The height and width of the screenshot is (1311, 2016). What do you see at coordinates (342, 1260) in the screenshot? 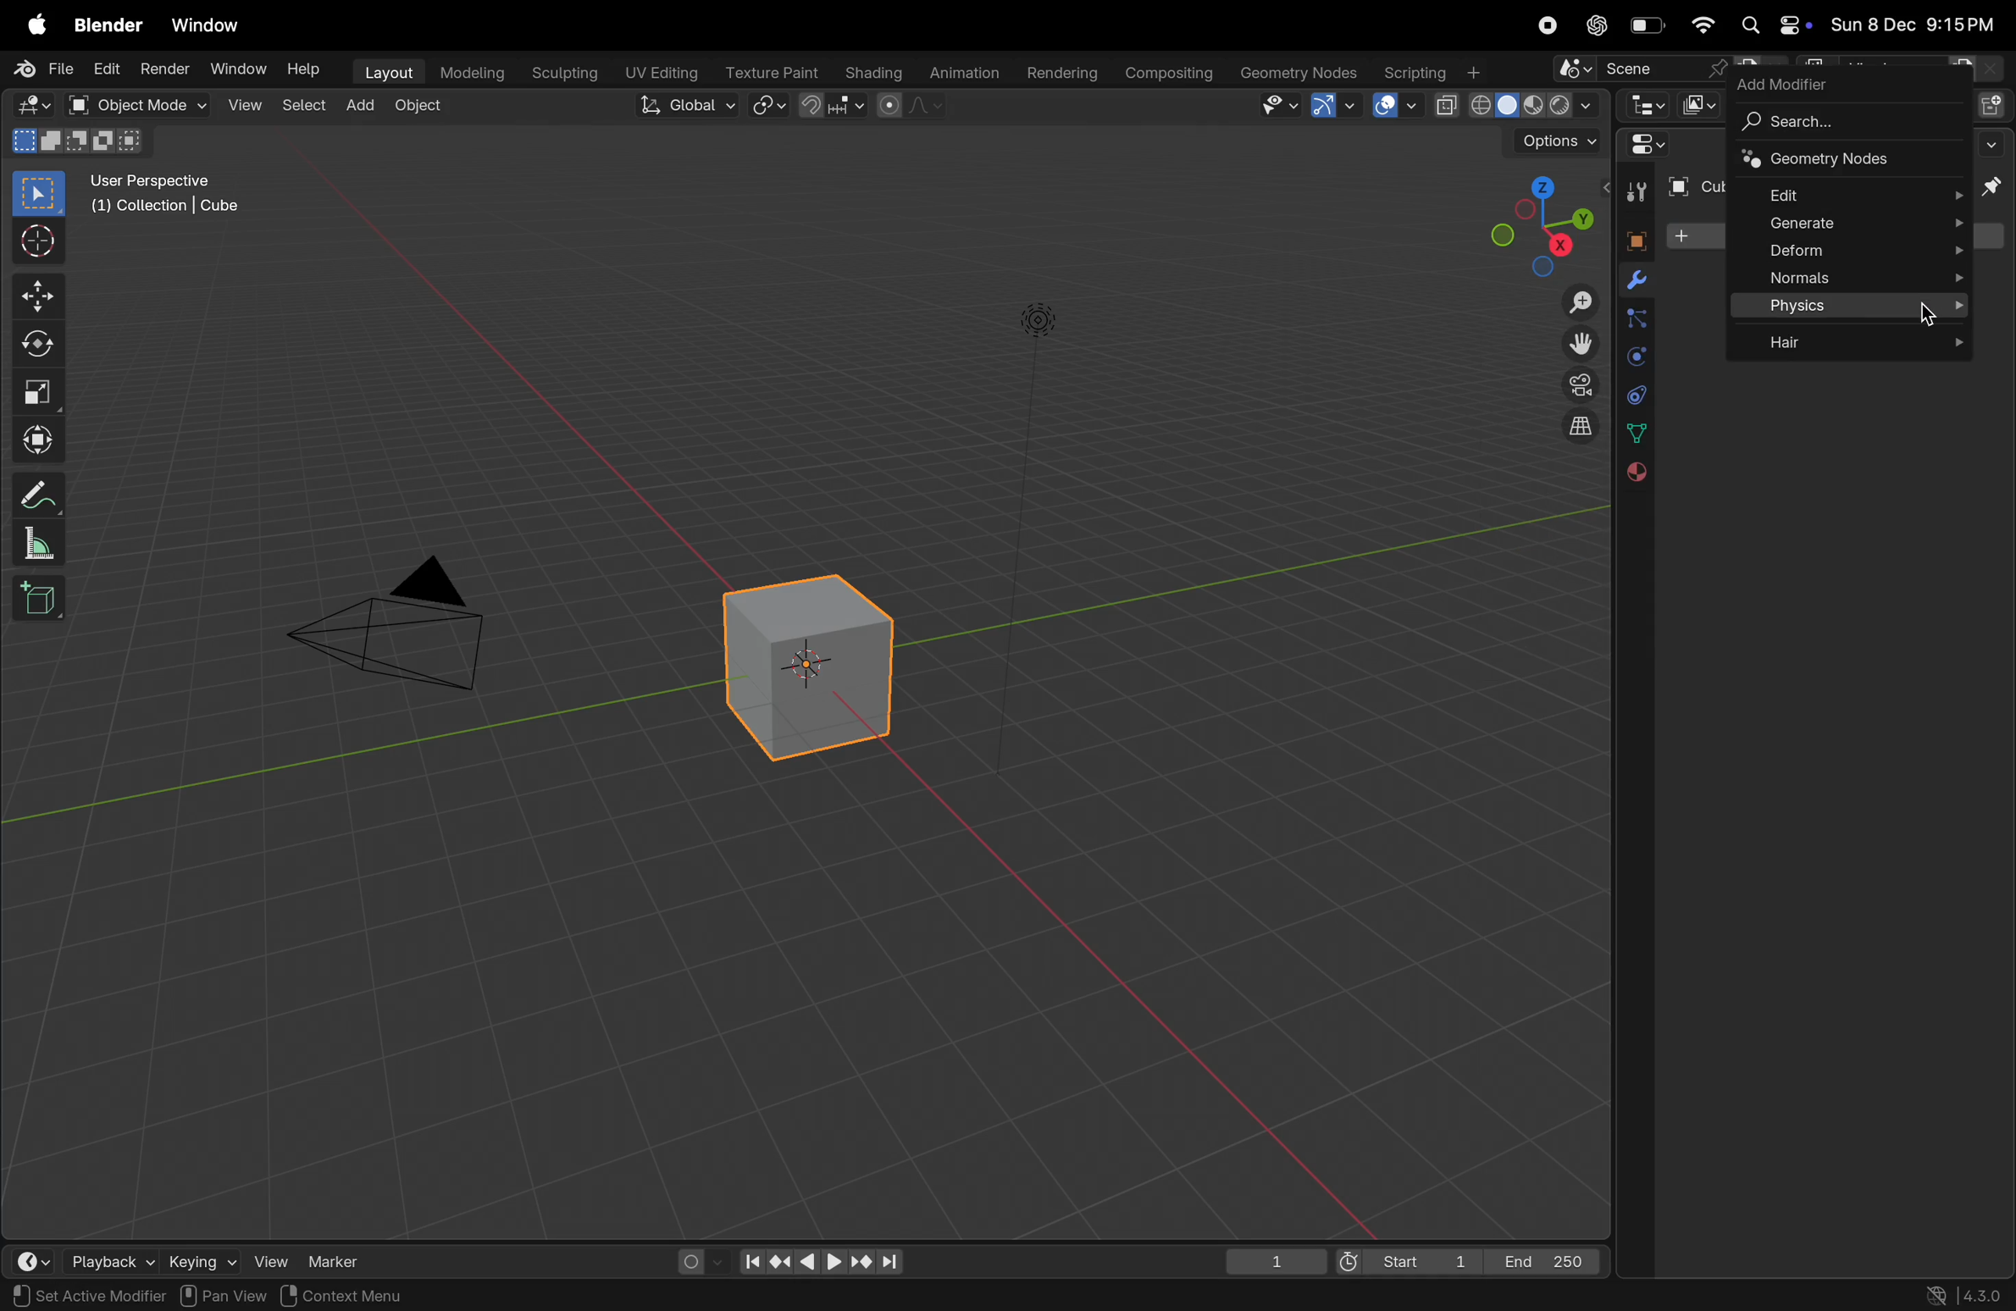
I see `maker` at bounding box center [342, 1260].